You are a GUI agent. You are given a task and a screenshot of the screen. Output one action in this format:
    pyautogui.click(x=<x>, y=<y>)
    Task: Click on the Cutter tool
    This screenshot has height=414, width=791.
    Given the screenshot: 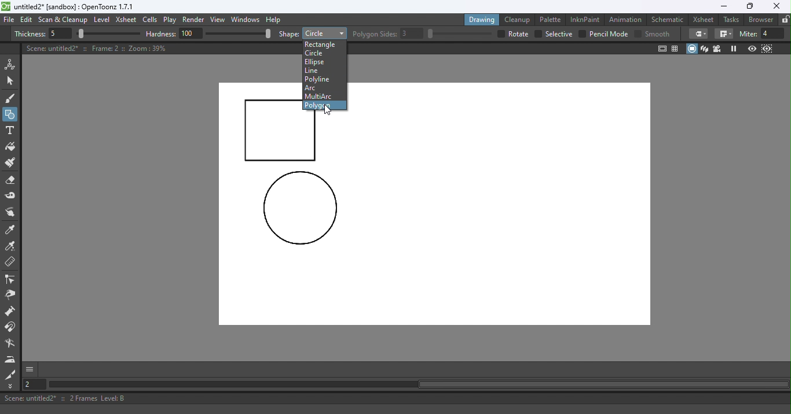 What is the action you would take?
    pyautogui.click(x=10, y=374)
    